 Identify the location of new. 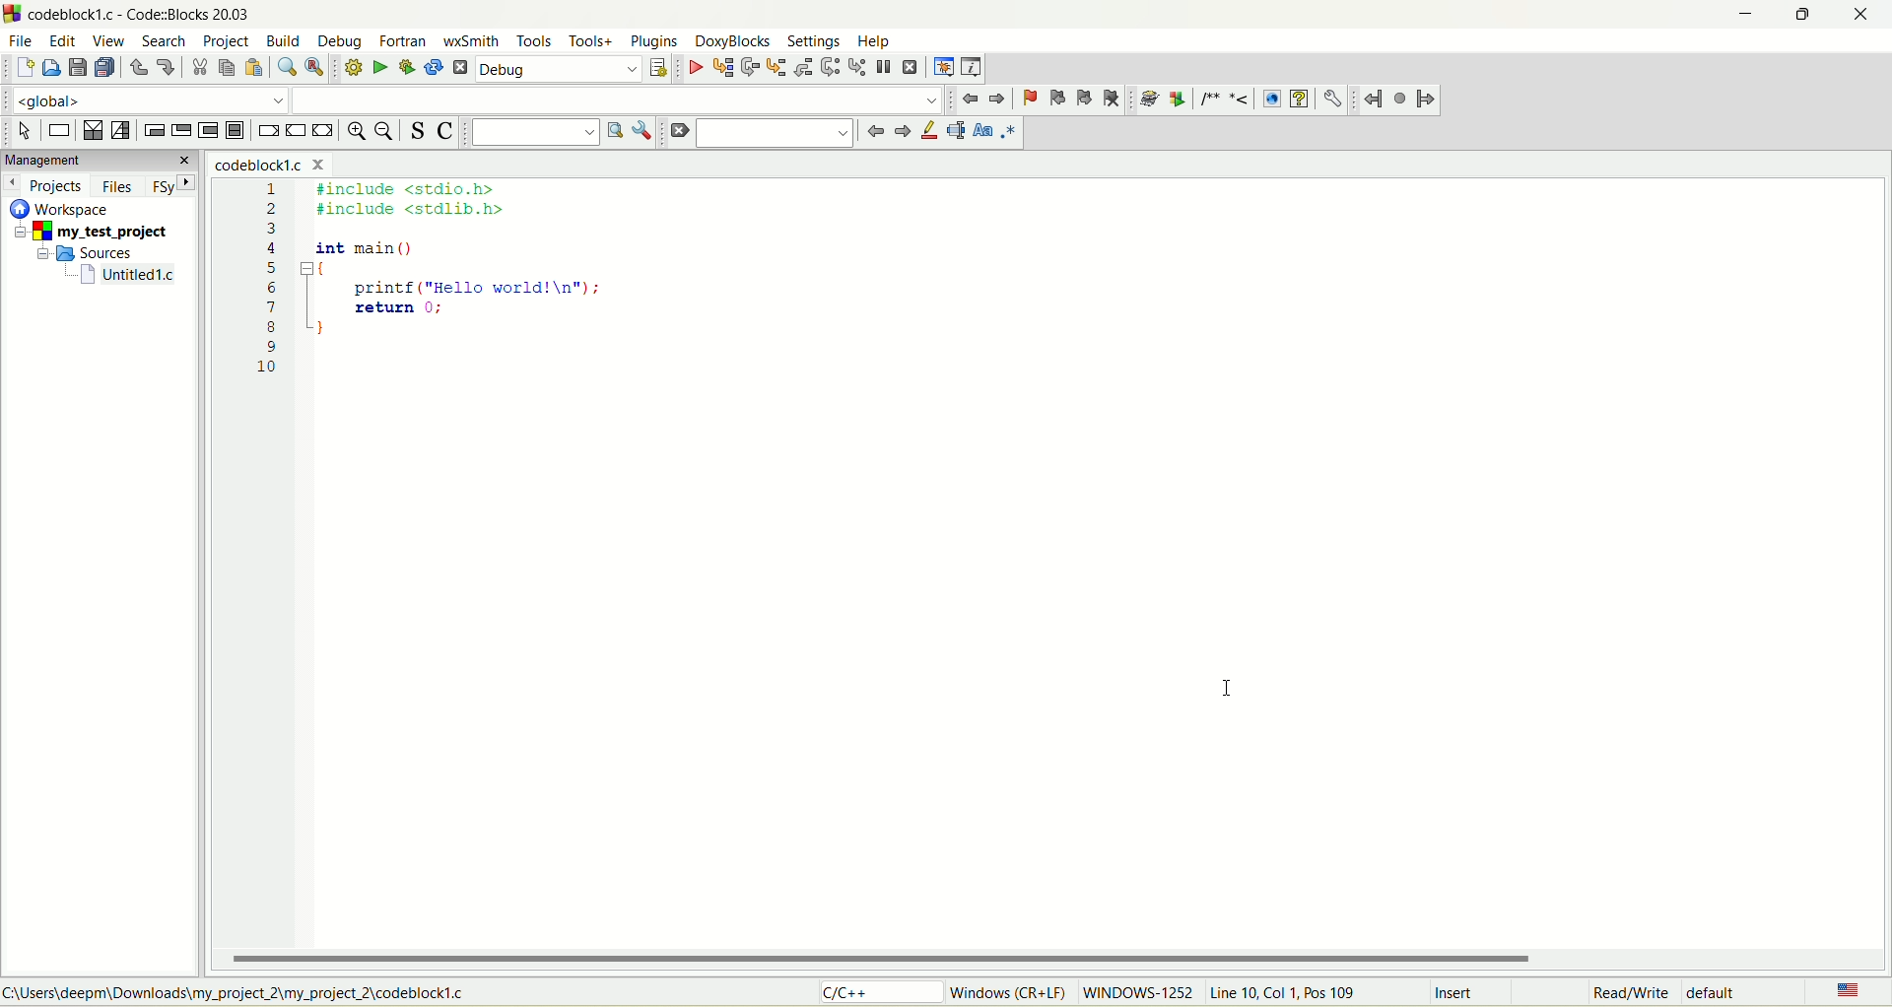
(23, 69).